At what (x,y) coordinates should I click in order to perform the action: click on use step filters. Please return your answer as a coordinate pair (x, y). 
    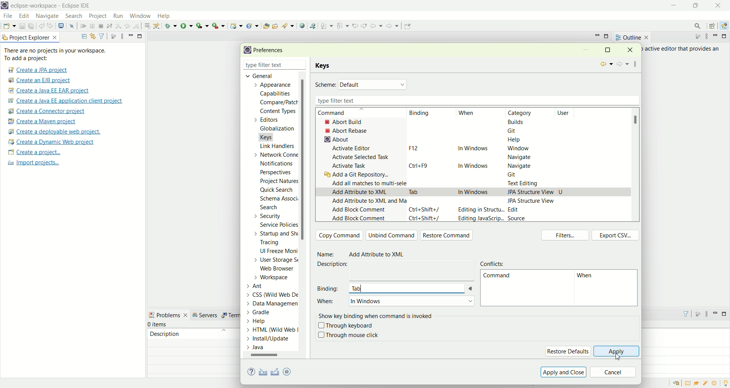
    Looking at the image, I should click on (157, 25).